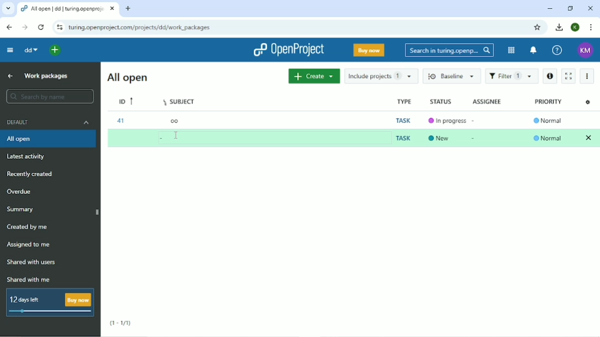  Describe the element at coordinates (452, 76) in the screenshot. I see `Baseline` at that location.